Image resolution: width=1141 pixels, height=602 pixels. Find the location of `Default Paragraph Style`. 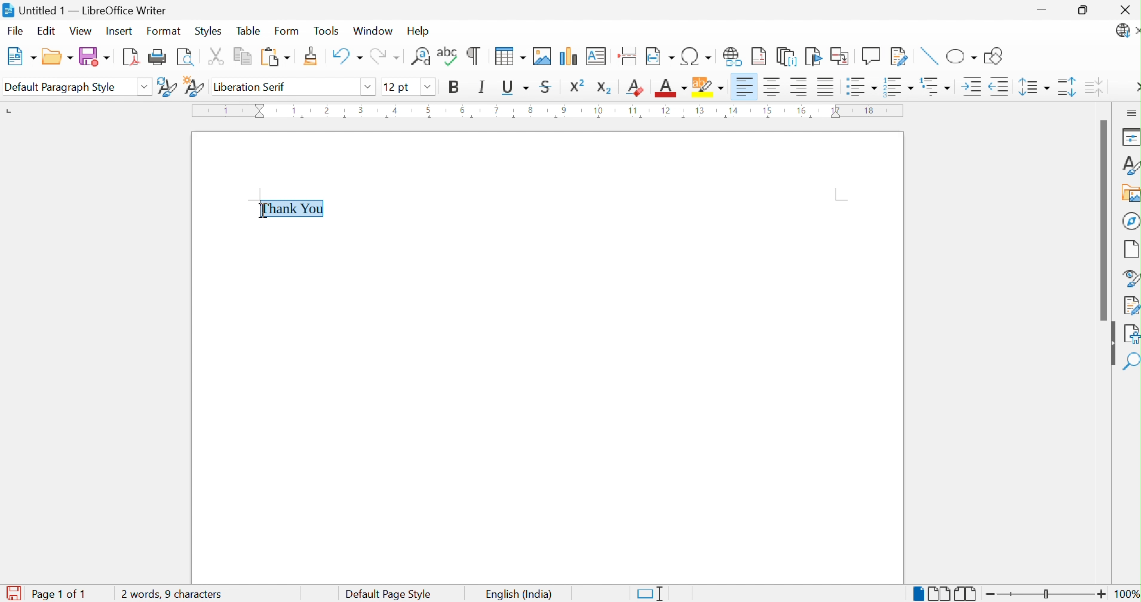

Default Paragraph Style is located at coordinates (60, 86).